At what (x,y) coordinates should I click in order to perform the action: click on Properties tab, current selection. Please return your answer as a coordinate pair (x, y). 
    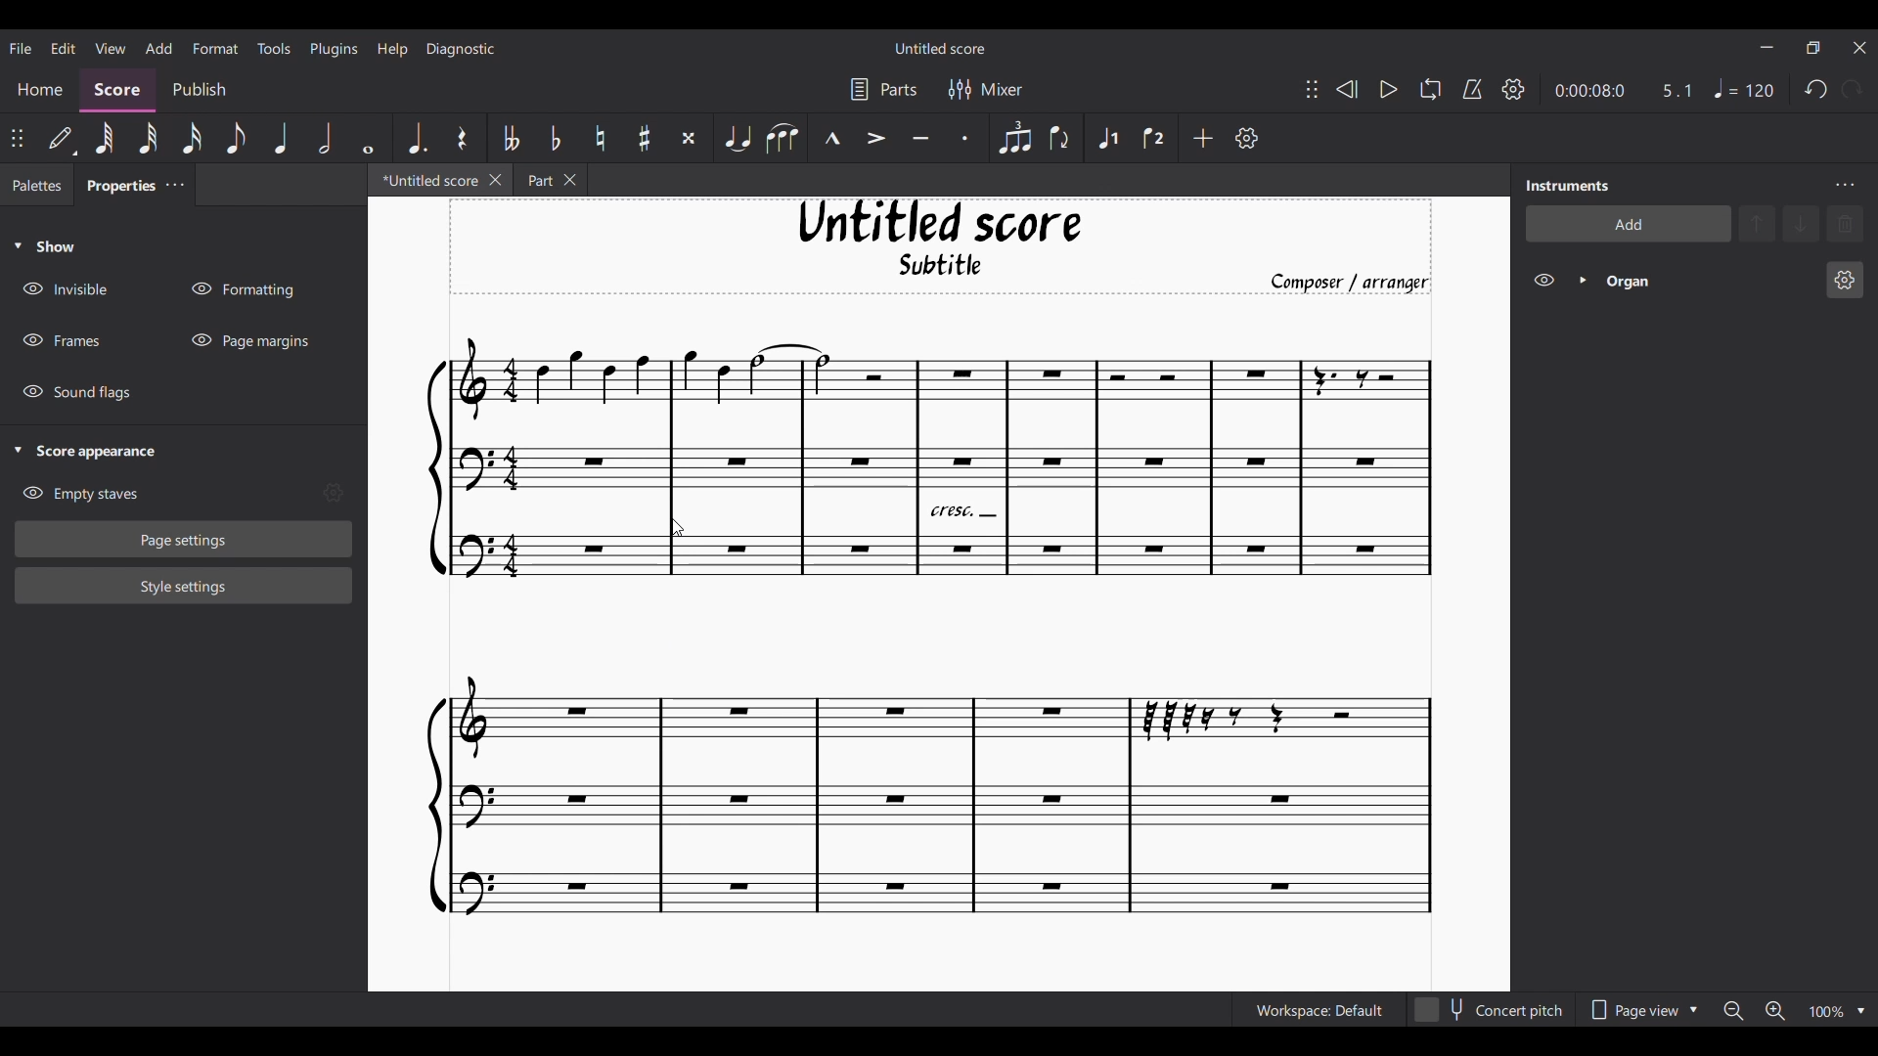
    Looking at the image, I should click on (116, 188).